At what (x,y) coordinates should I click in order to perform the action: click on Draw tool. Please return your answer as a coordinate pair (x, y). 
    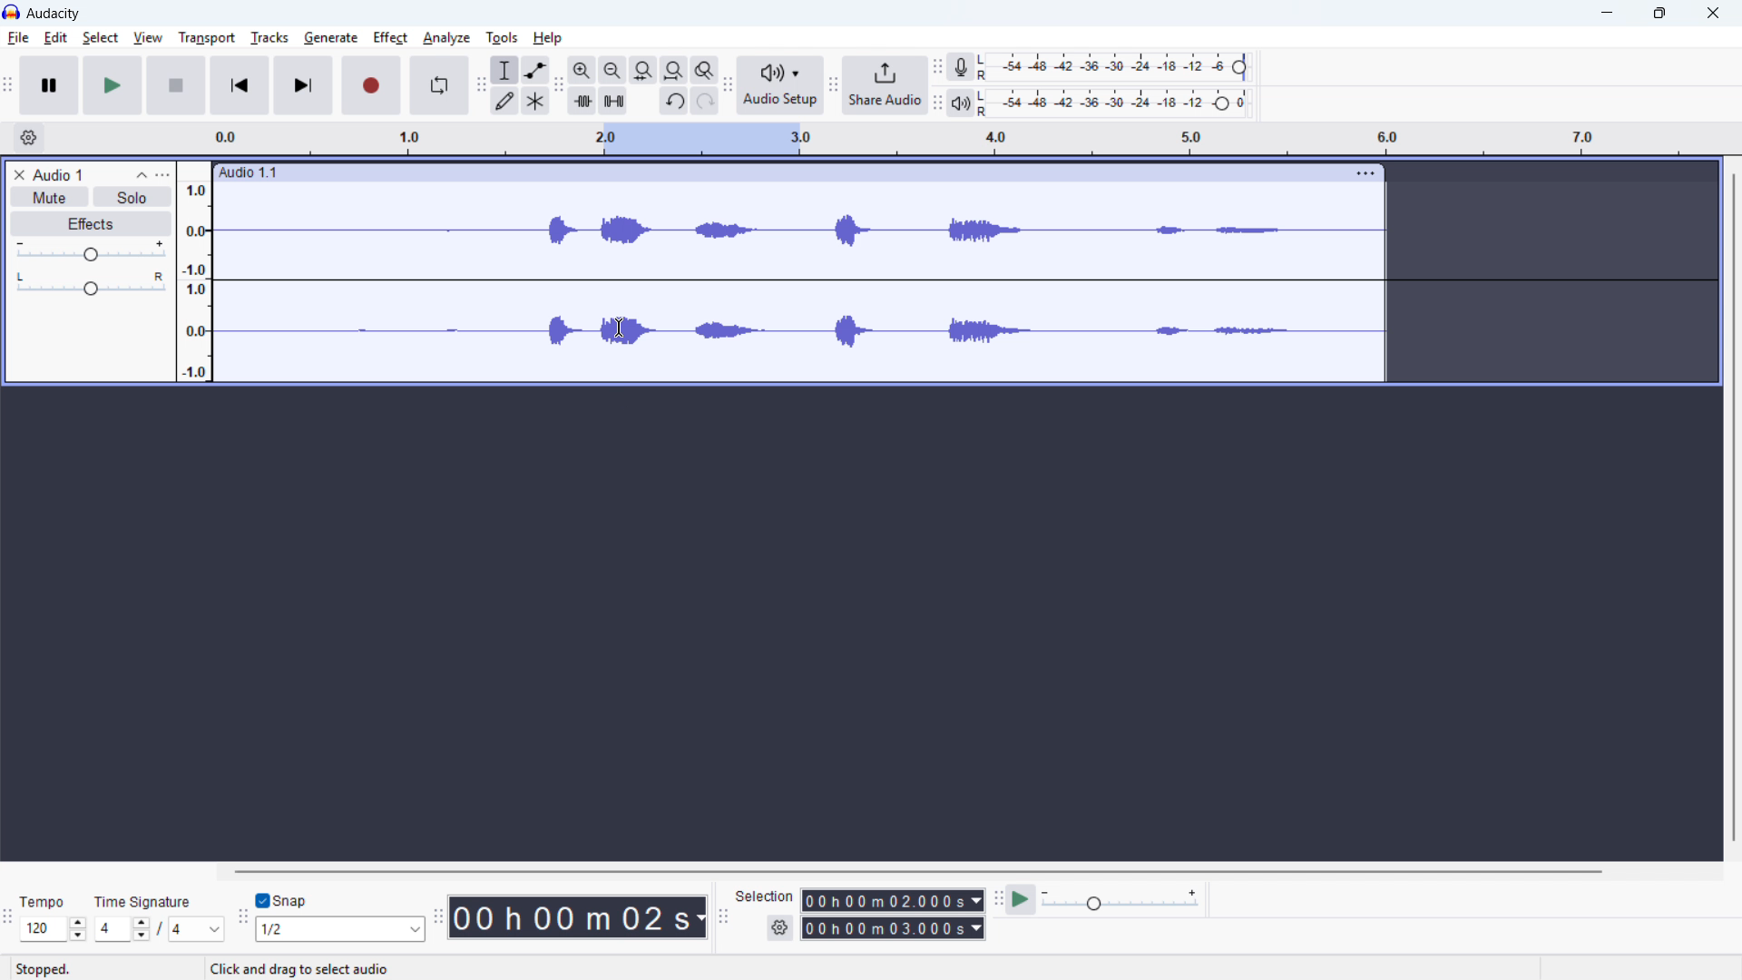
    Looking at the image, I should click on (505, 100).